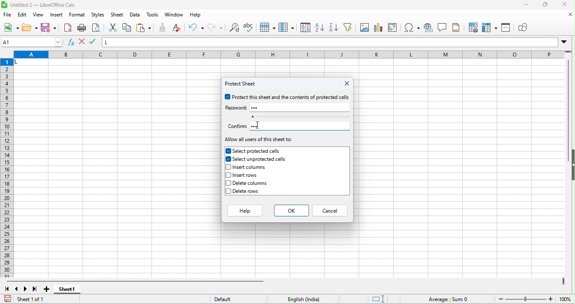 This screenshot has width=575, height=304. Describe the element at coordinates (235, 108) in the screenshot. I see `password` at that location.